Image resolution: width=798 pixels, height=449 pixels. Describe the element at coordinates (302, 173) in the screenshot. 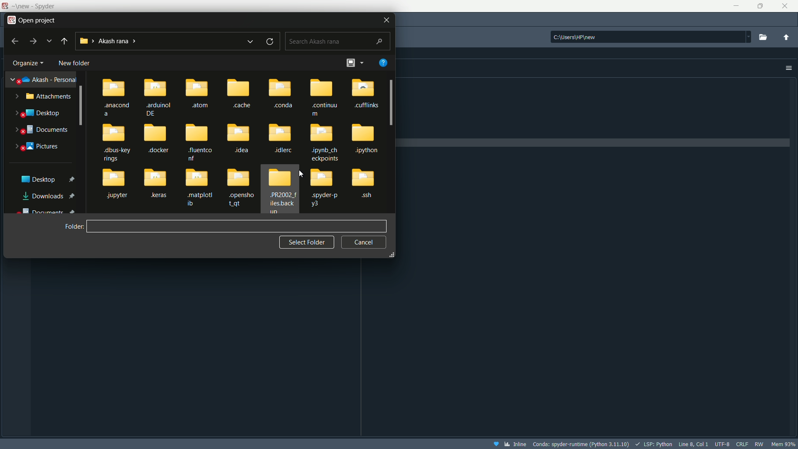

I see `Cursor on file area` at that location.